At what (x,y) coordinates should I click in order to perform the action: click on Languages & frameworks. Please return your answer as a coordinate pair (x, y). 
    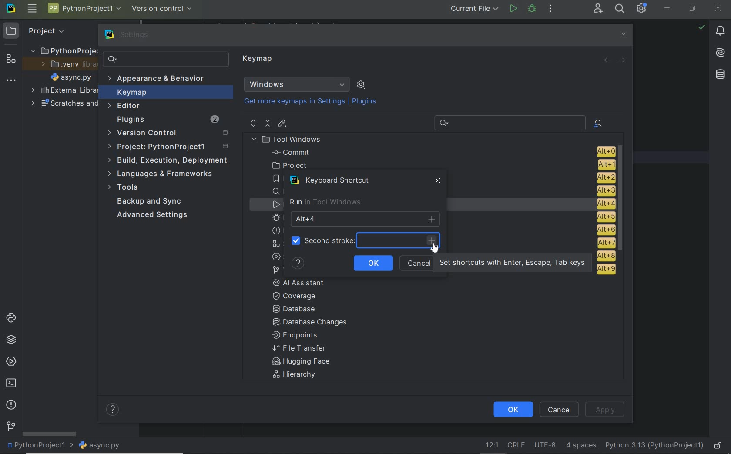
    Looking at the image, I should click on (162, 175).